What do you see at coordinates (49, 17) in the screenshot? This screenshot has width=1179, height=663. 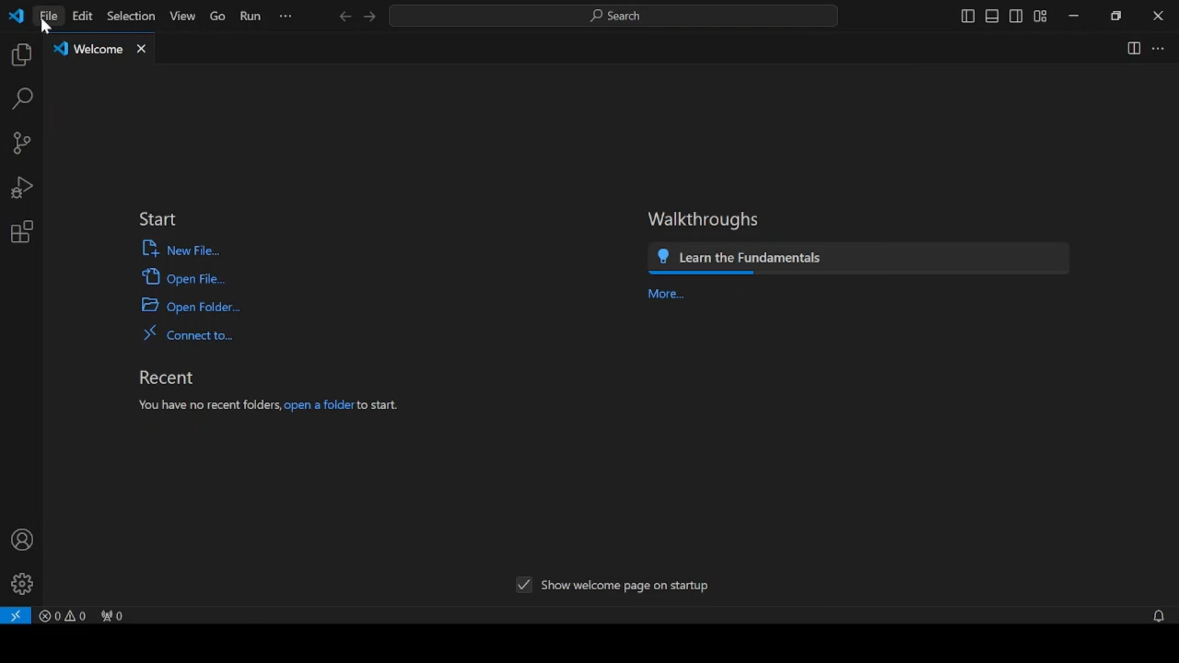 I see `file` at bounding box center [49, 17].